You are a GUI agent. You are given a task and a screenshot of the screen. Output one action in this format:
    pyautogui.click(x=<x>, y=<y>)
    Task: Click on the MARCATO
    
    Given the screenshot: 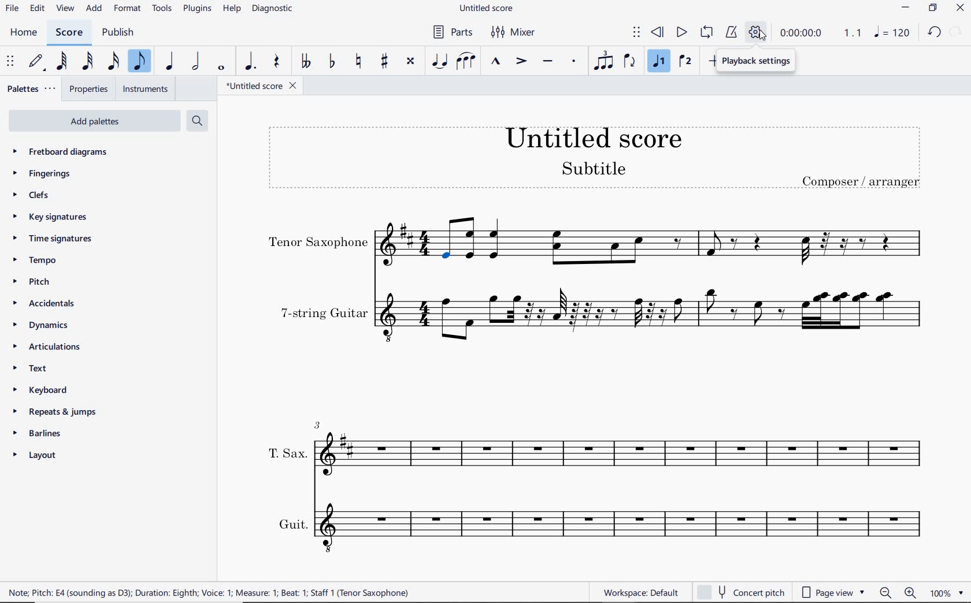 What is the action you would take?
    pyautogui.click(x=495, y=62)
    